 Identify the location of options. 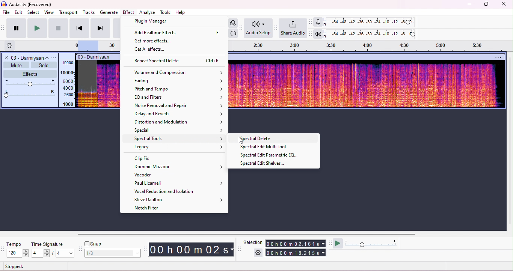
(498, 57).